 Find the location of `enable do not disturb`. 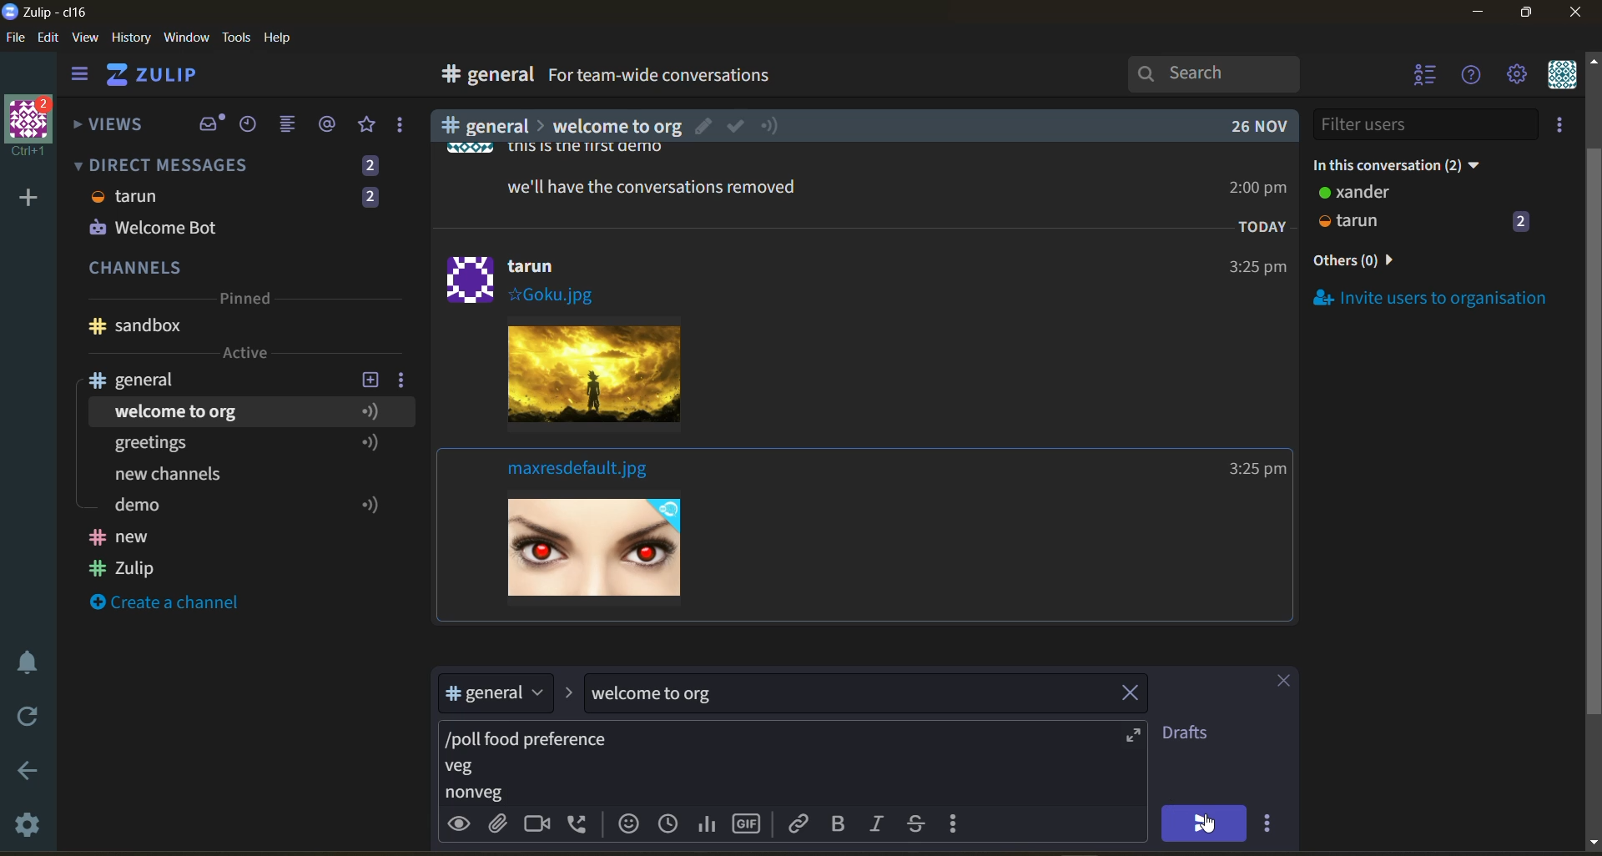

enable do not disturb is located at coordinates (23, 660).